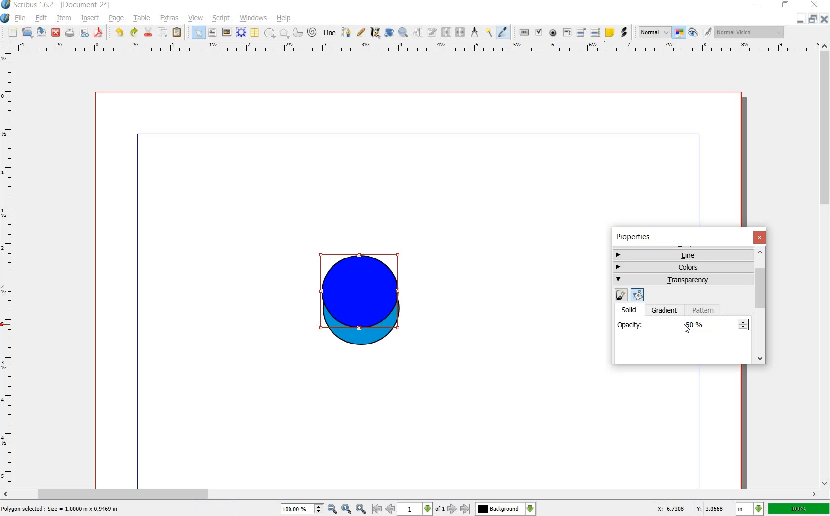  What do you see at coordinates (538, 33) in the screenshot?
I see `pdf check box` at bounding box center [538, 33].